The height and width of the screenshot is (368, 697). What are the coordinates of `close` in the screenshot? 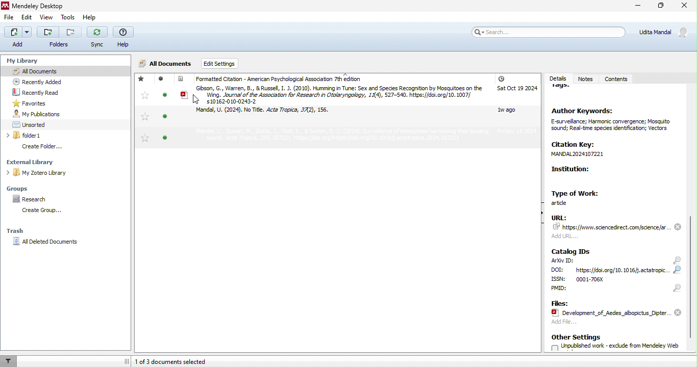 It's located at (685, 7).